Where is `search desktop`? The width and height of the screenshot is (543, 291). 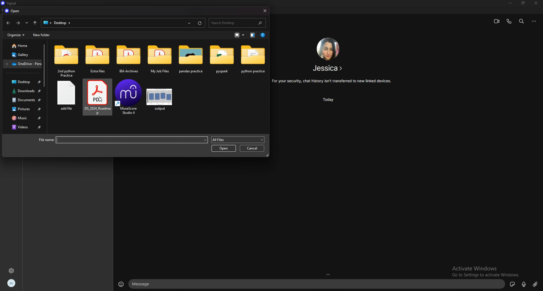 search desktop is located at coordinates (237, 23).